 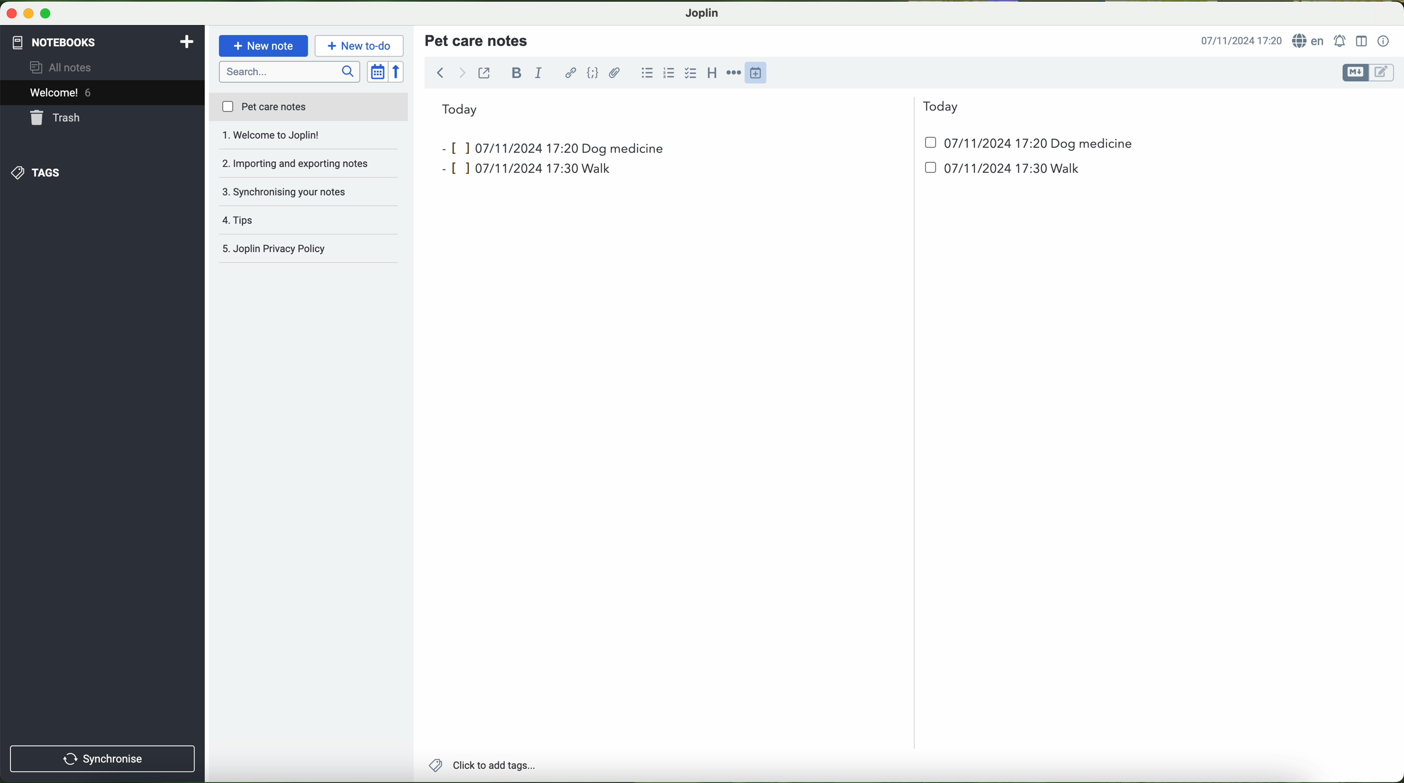 What do you see at coordinates (1240, 41) in the screenshot?
I see `hour and date` at bounding box center [1240, 41].